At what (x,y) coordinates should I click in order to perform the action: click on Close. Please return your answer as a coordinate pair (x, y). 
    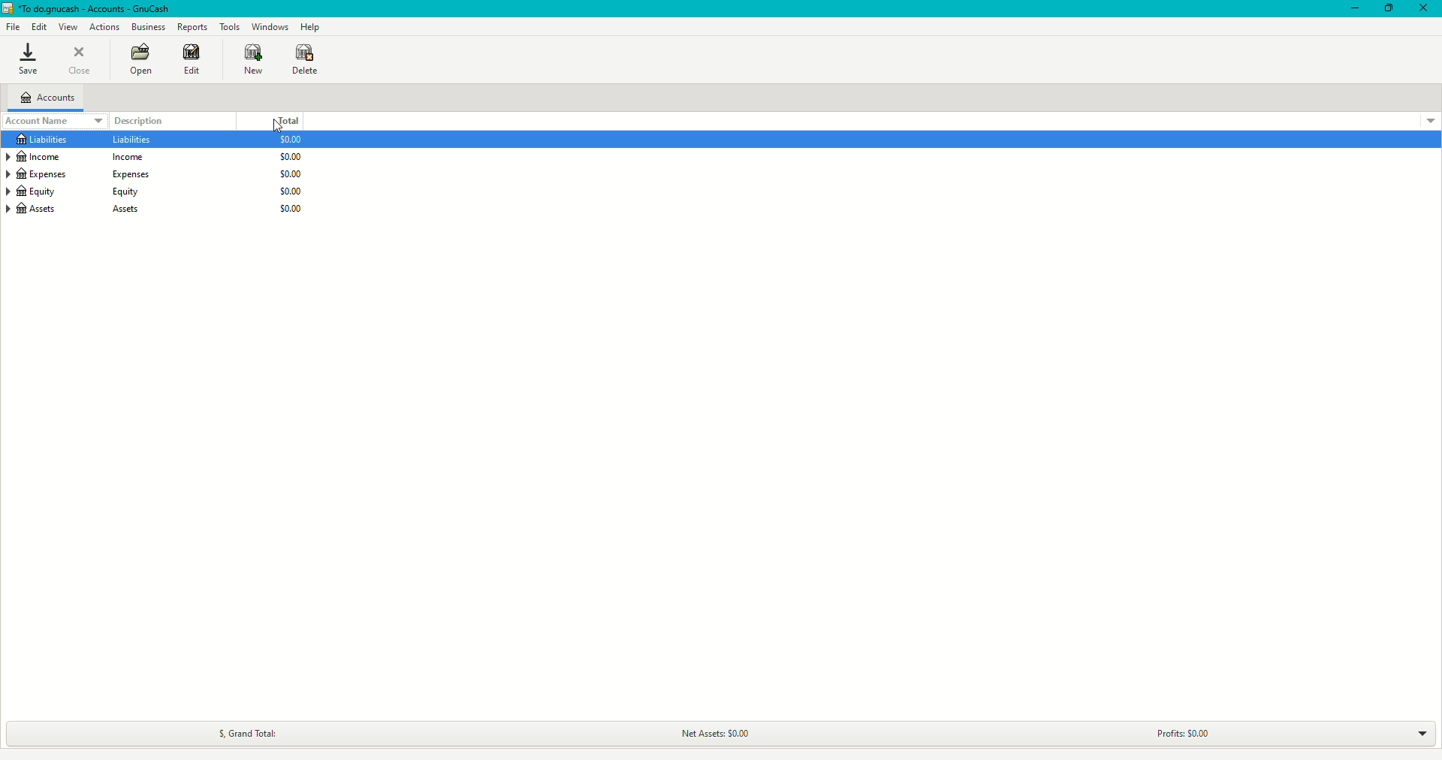
    Looking at the image, I should click on (1425, 8).